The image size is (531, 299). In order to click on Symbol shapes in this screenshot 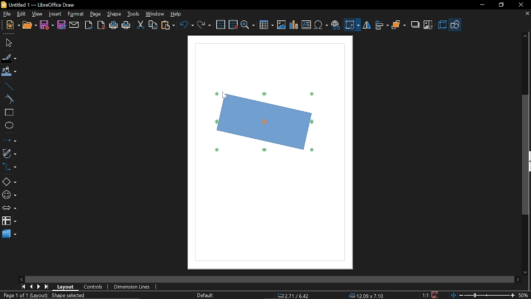, I will do `click(9, 195)`.